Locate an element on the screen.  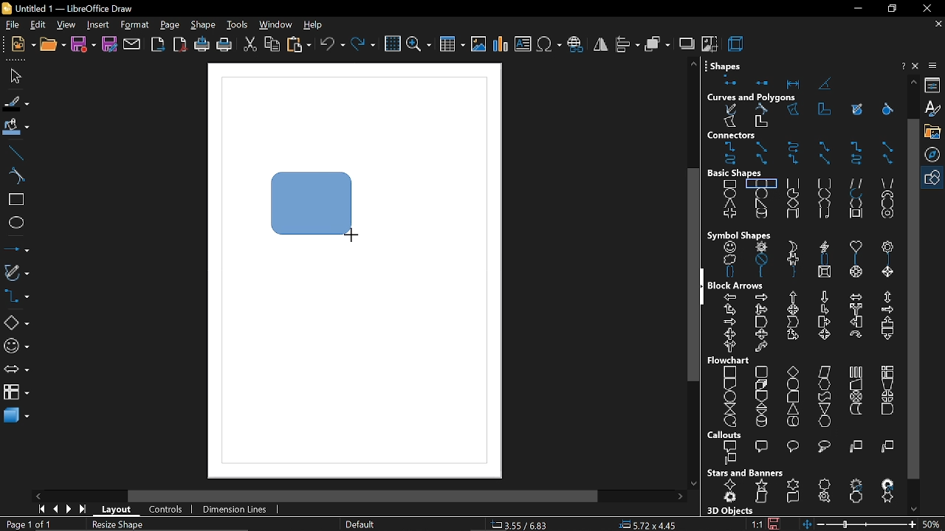
controls is located at coordinates (165, 510).